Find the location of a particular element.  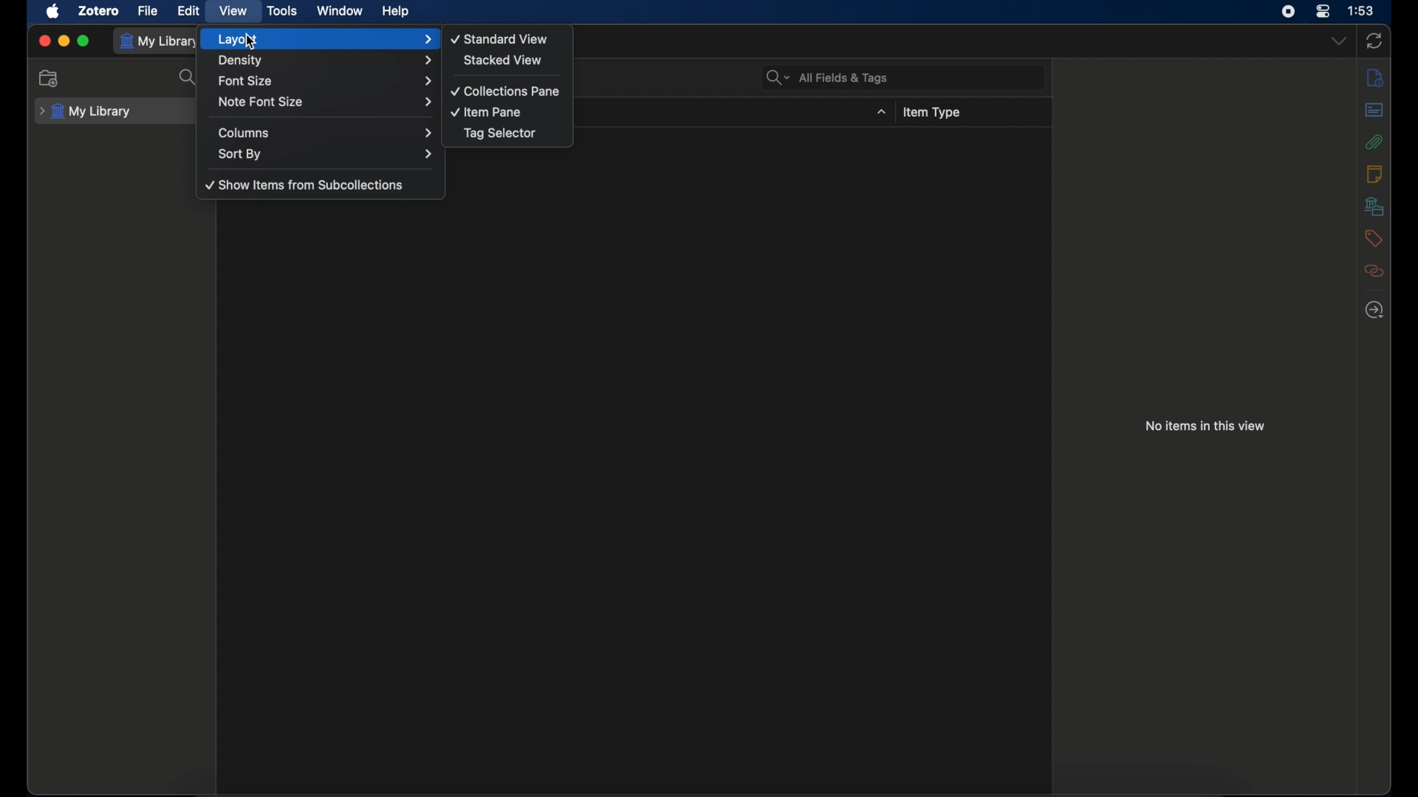

info is located at coordinates (1375, 78).